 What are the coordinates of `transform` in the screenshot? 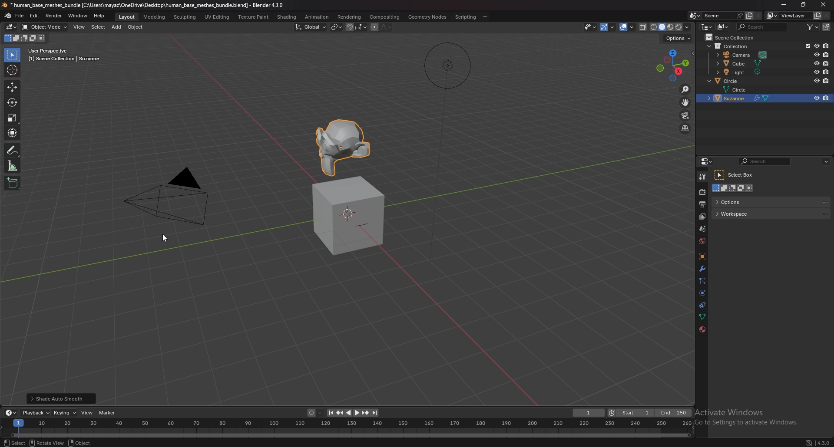 It's located at (13, 133).